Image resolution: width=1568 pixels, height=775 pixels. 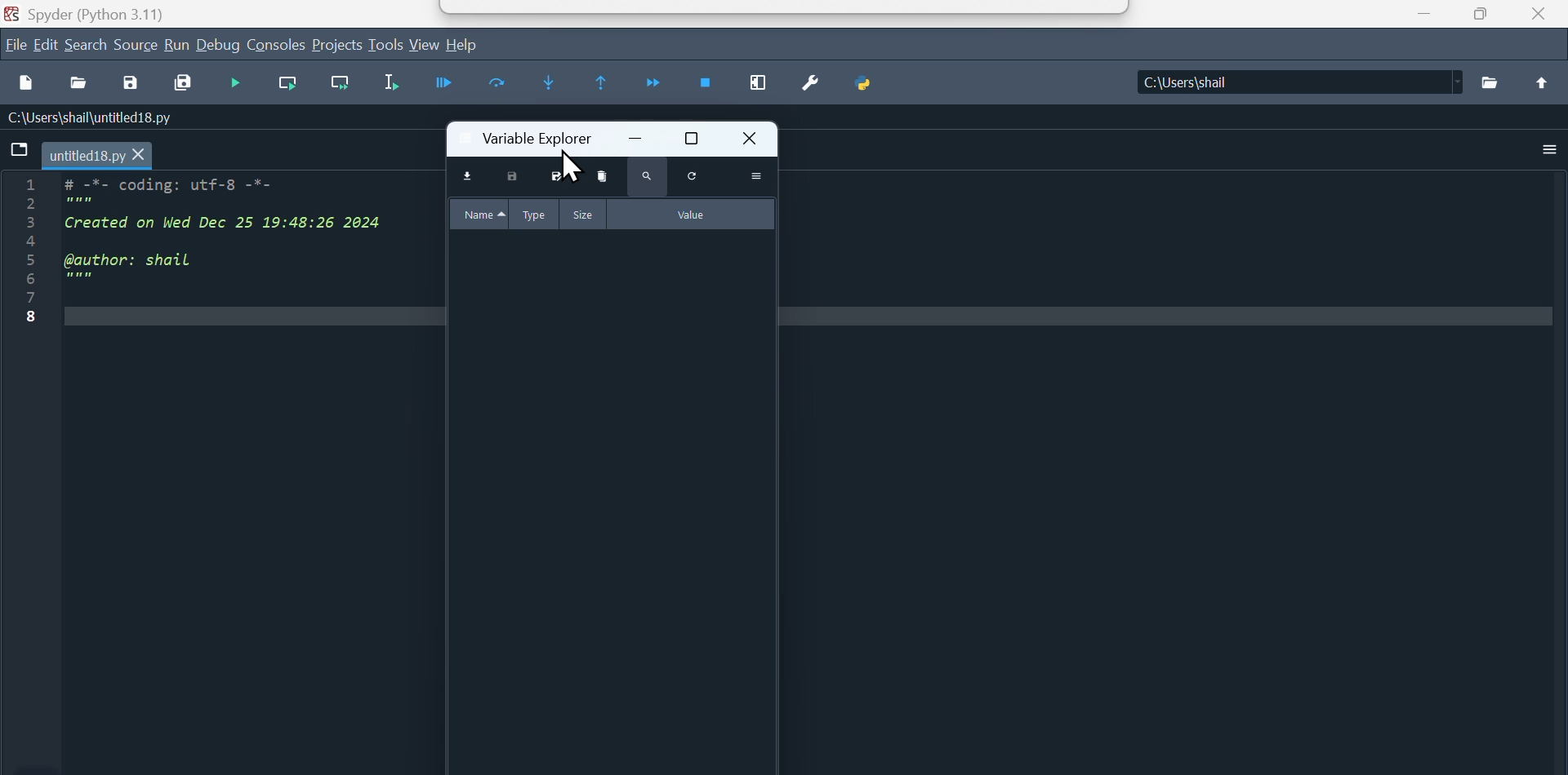 What do you see at coordinates (1549, 150) in the screenshot?
I see `more actions` at bounding box center [1549, 150].